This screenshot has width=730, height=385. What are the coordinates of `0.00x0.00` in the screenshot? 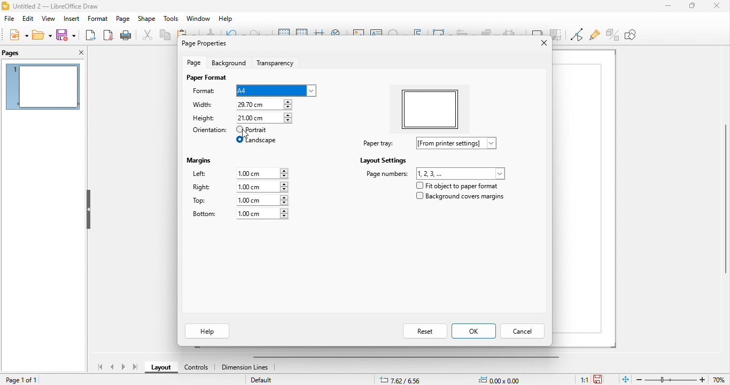 It's located at (502, 379).